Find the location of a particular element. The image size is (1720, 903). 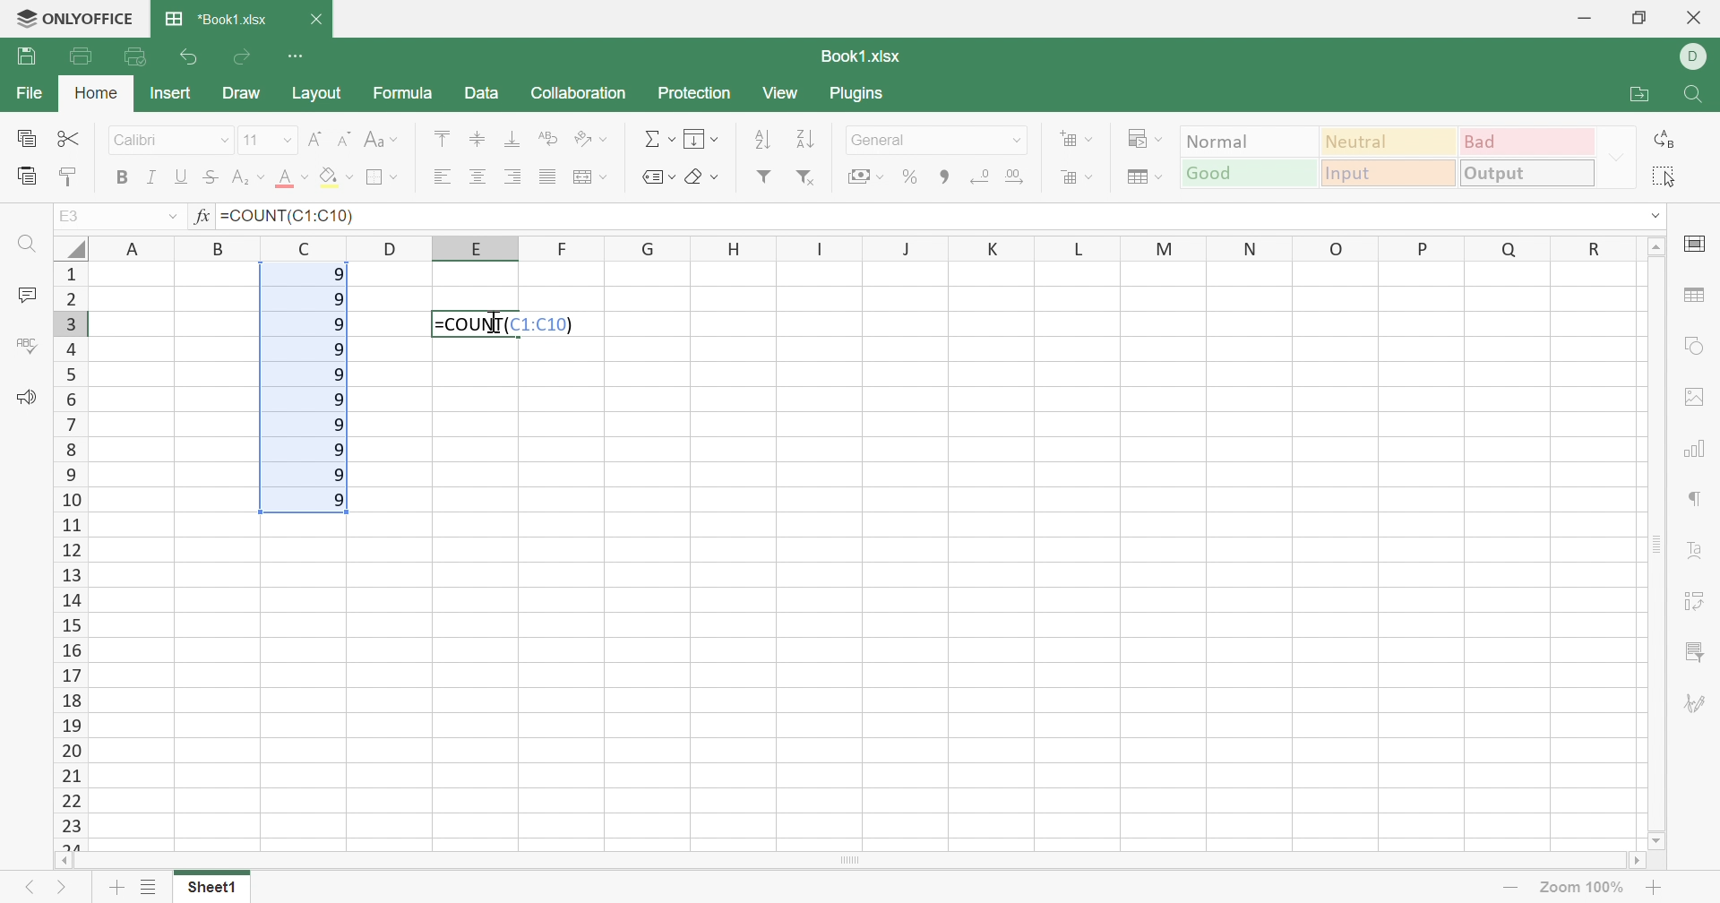

A1 is located at coordinates (69, 218).